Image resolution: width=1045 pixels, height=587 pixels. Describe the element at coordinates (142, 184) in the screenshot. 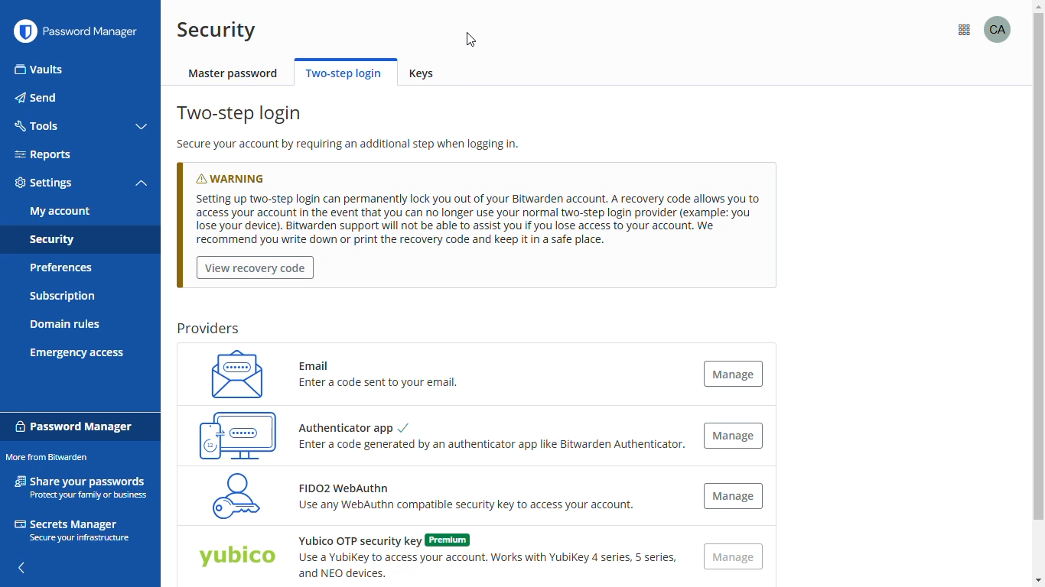

I see `toggle collapse` at that location.